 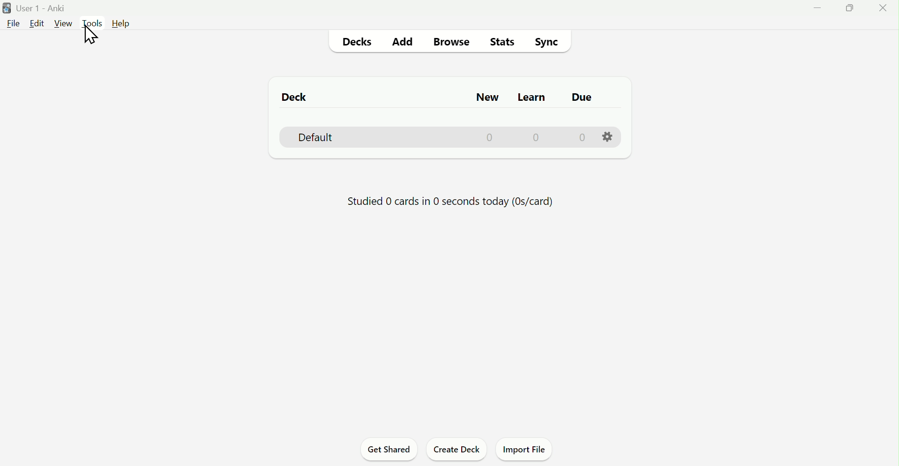 I want to click on Close, so click(x=881, y=10).